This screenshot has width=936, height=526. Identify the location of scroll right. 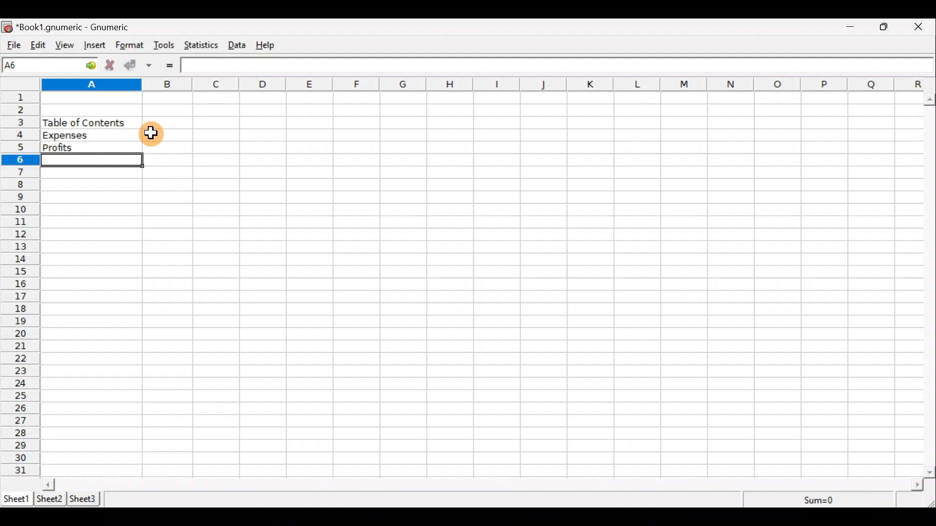
(917, 485).